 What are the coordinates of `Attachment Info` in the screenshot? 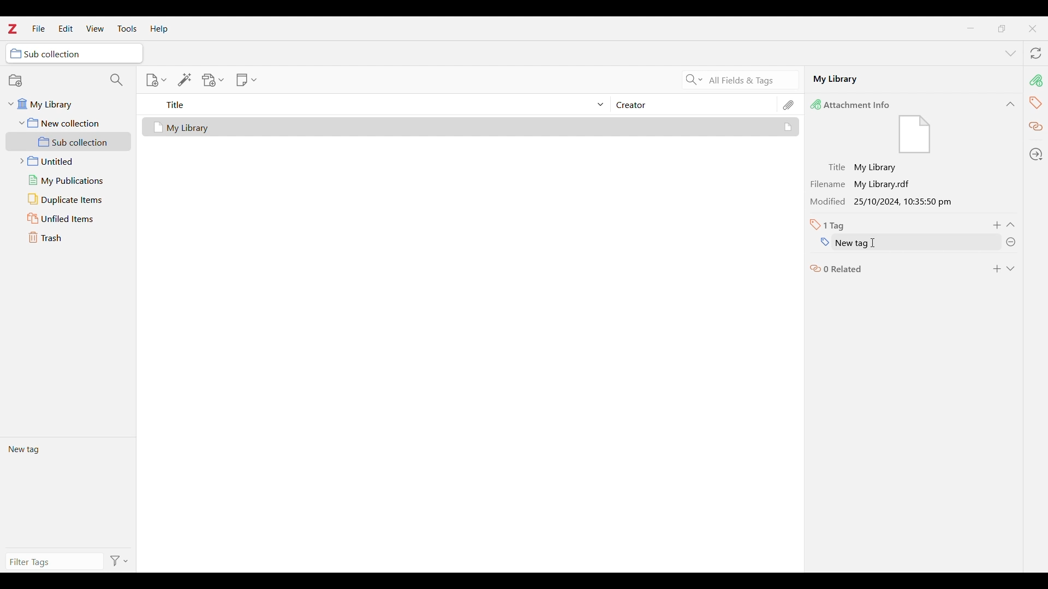 It's located at (853, 104).